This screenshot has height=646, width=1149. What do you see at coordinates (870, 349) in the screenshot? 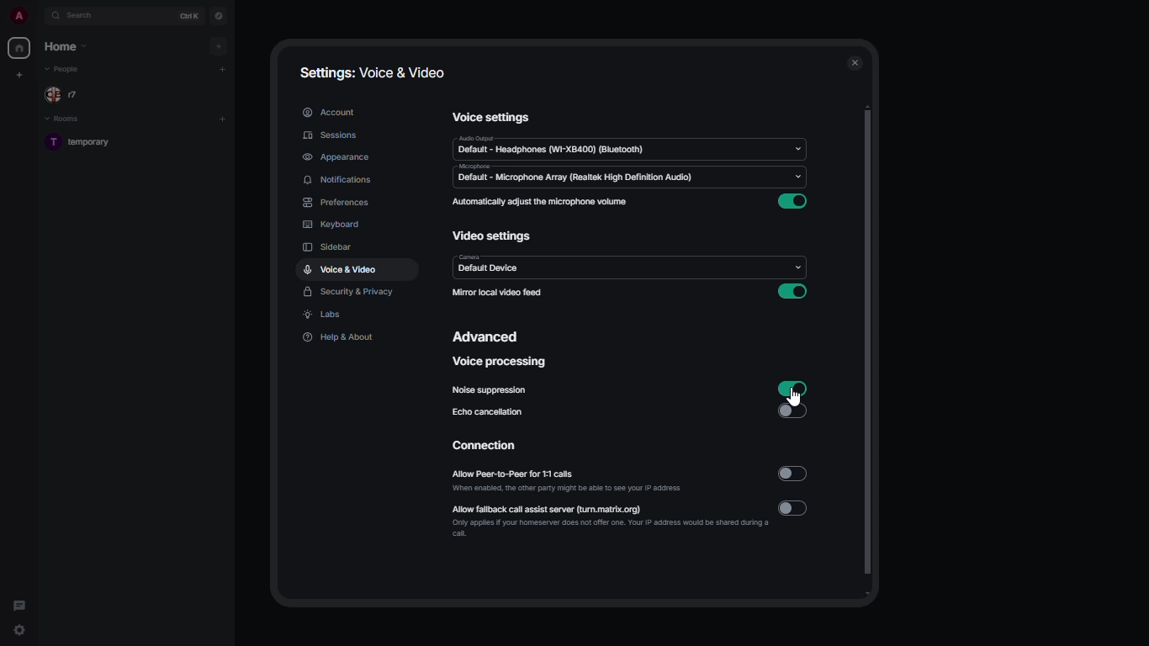
I see `scroll bar` at bounding box center [870, 349].